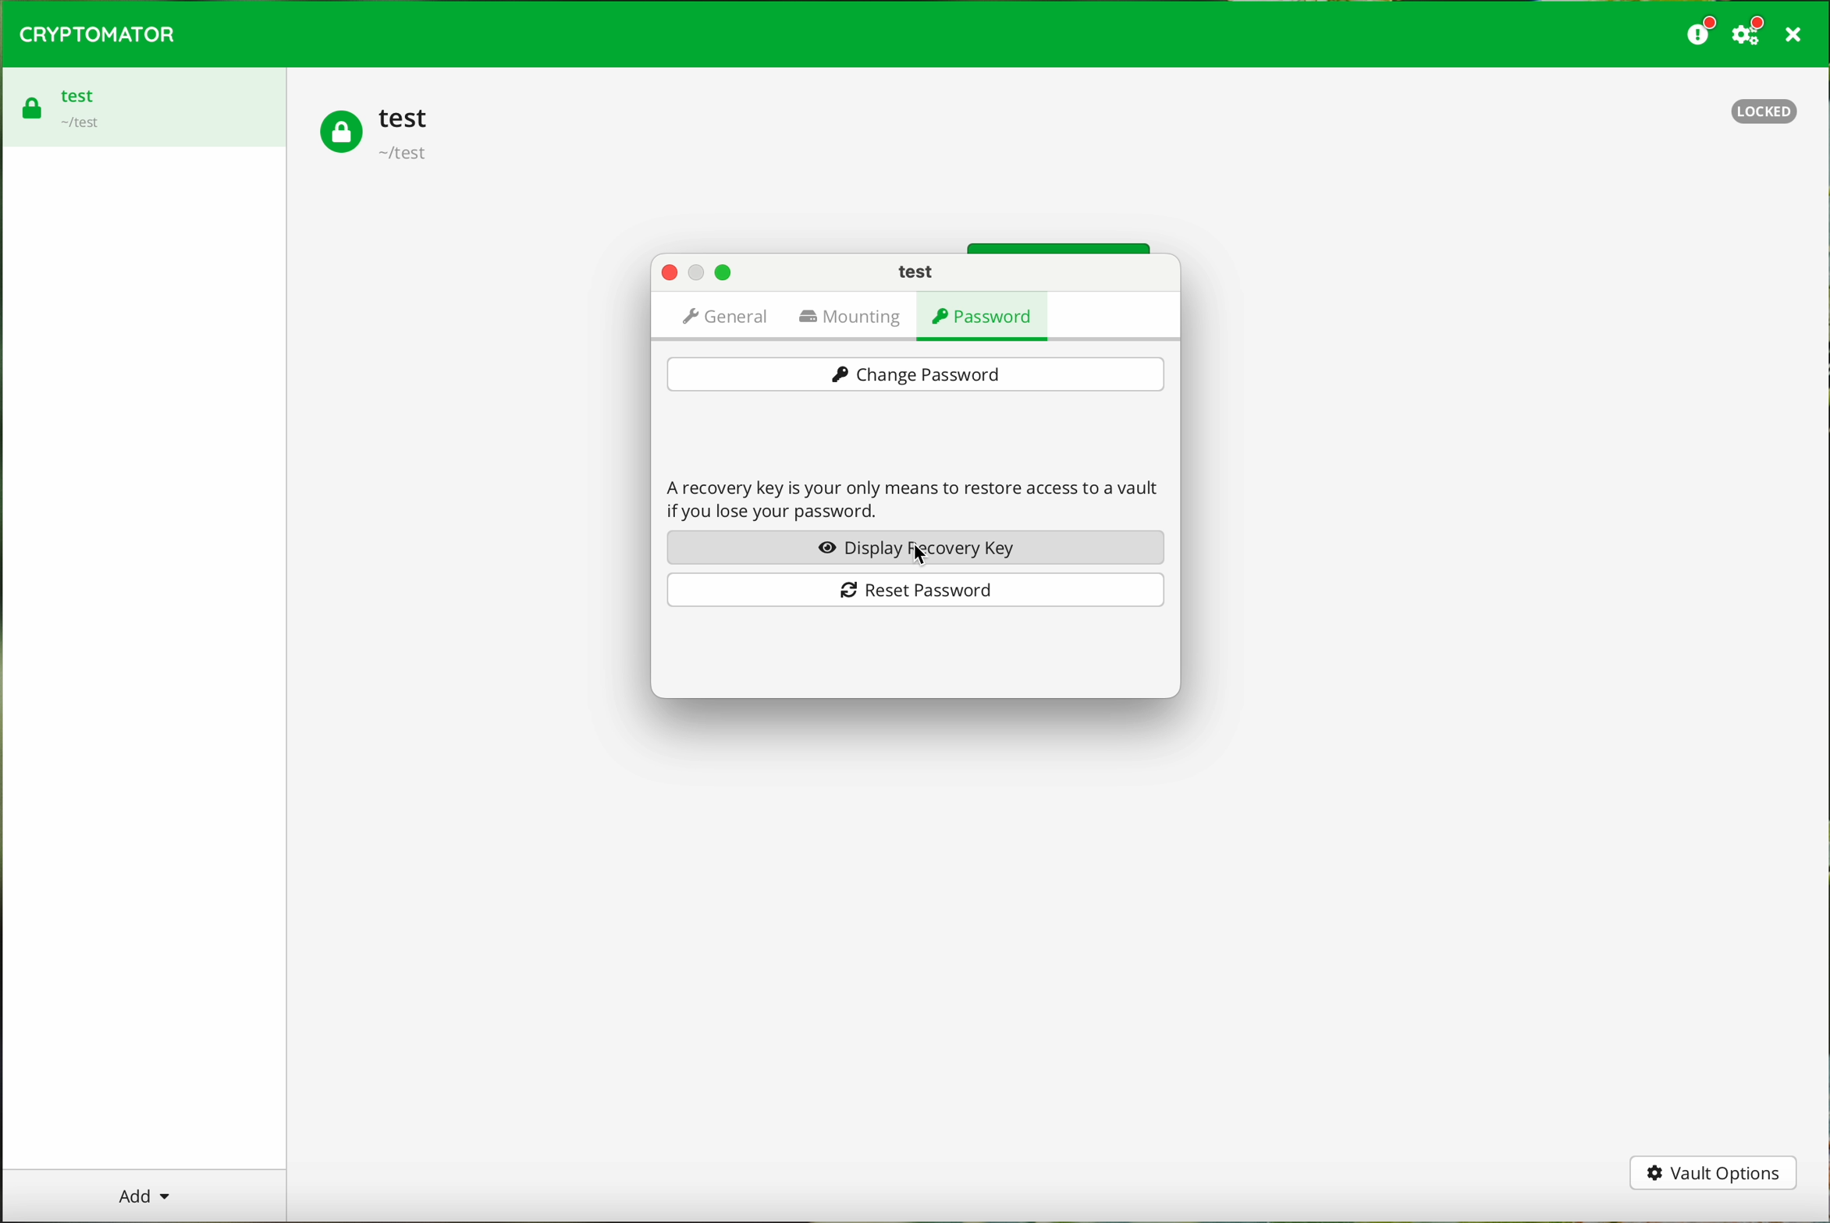 Image resolution: width=1830 pixels, height=1223 pixels. I want to click on general, so click(728, 316).